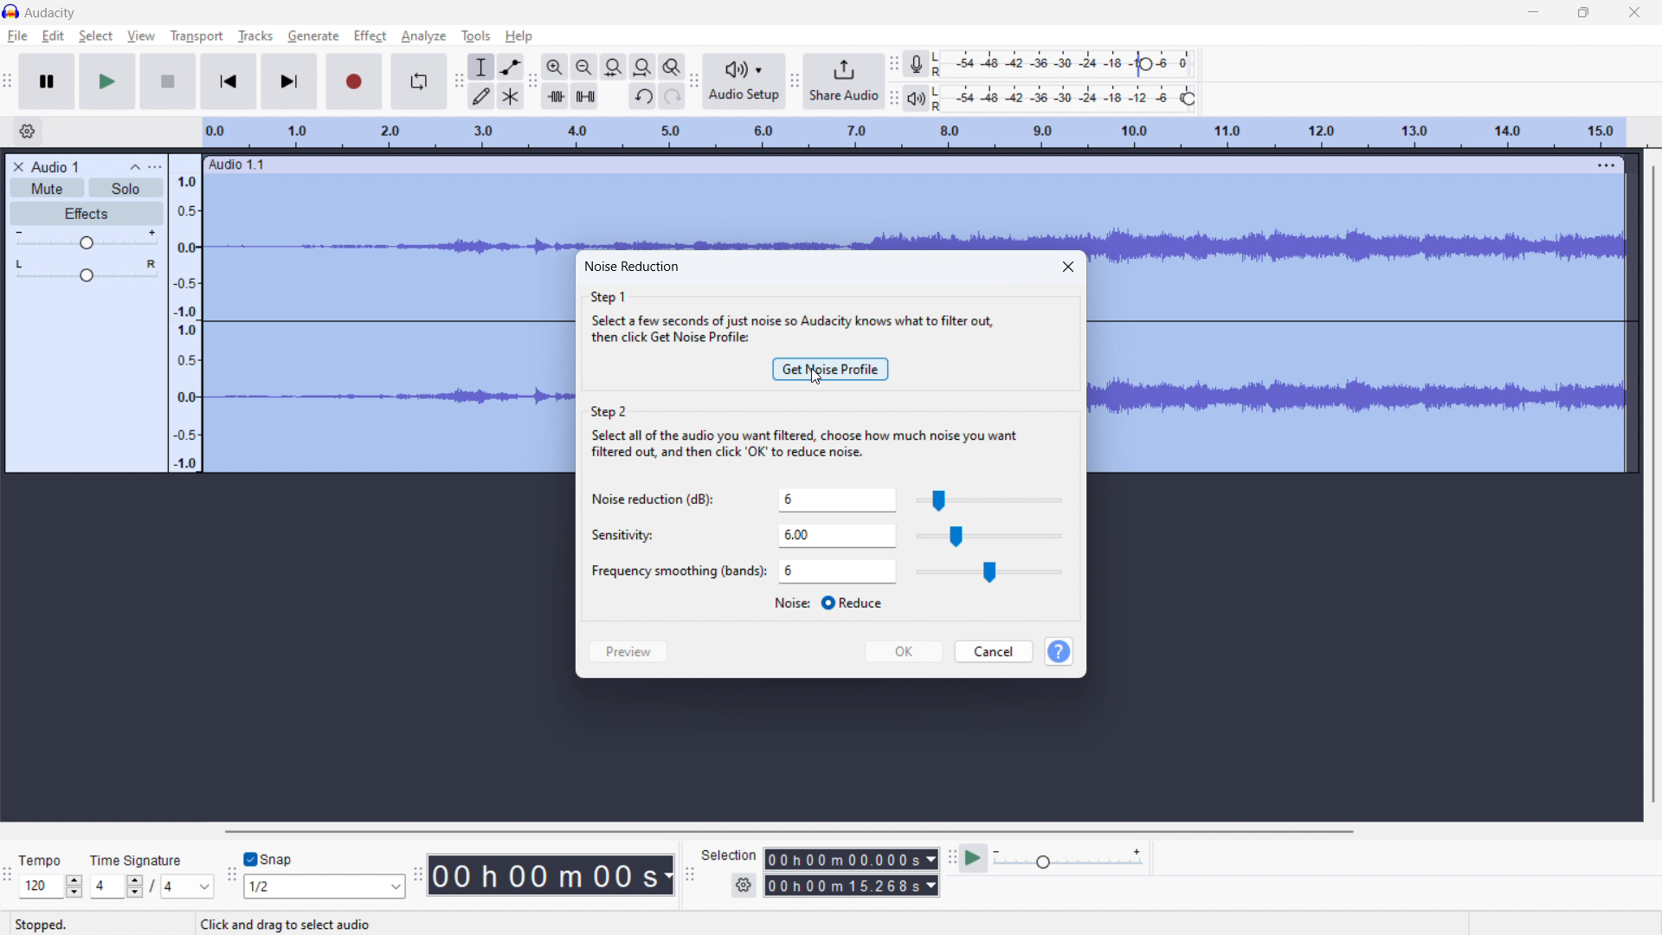 This screenshot has height=935, width=1662. I want to click on play, so click(109, 81).